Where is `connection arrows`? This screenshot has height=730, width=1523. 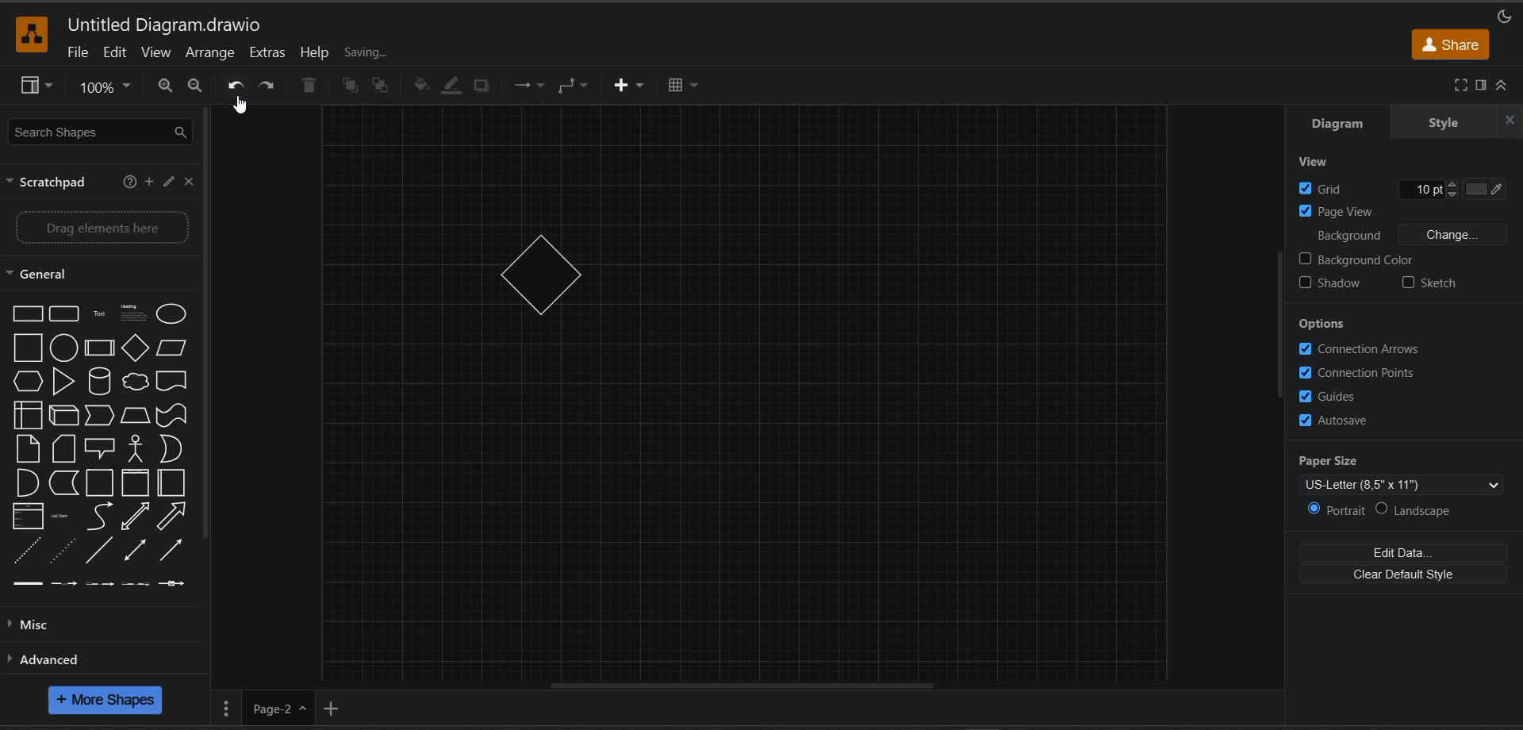 connection arrows is located at coordinates (1362, 351).